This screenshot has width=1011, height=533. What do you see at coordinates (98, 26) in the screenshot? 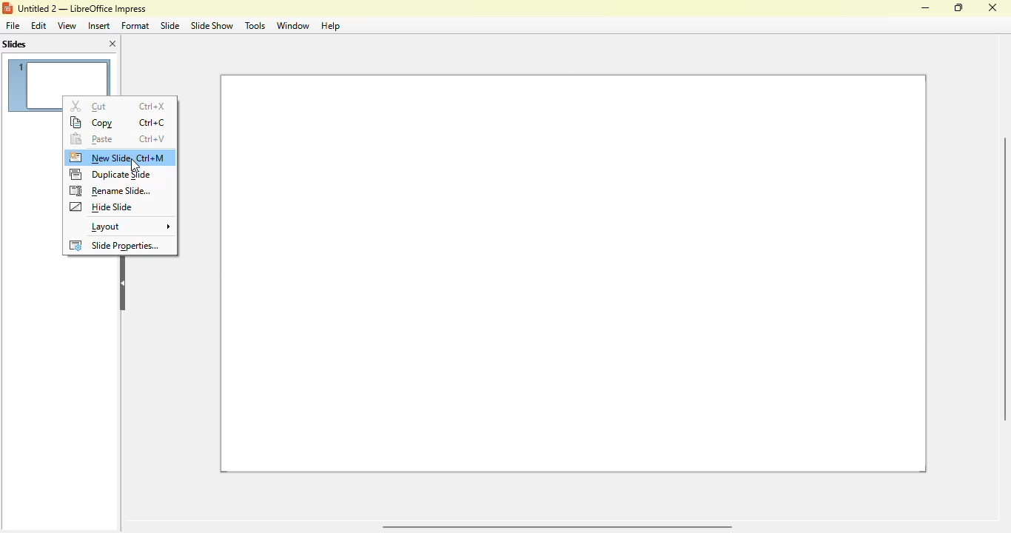
I see `insert` at bounding box center [98, 26].